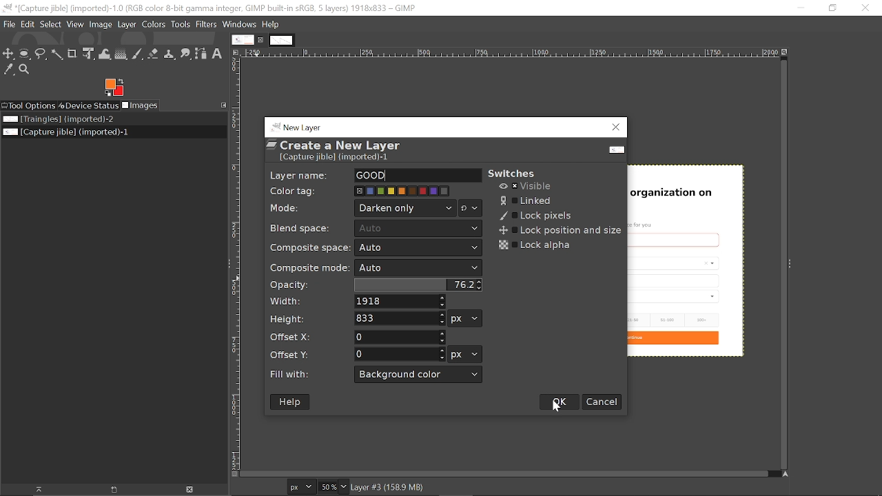 The height and width of the screenshot is (496, 882). I want to click on Other tab, so click(281, 41).